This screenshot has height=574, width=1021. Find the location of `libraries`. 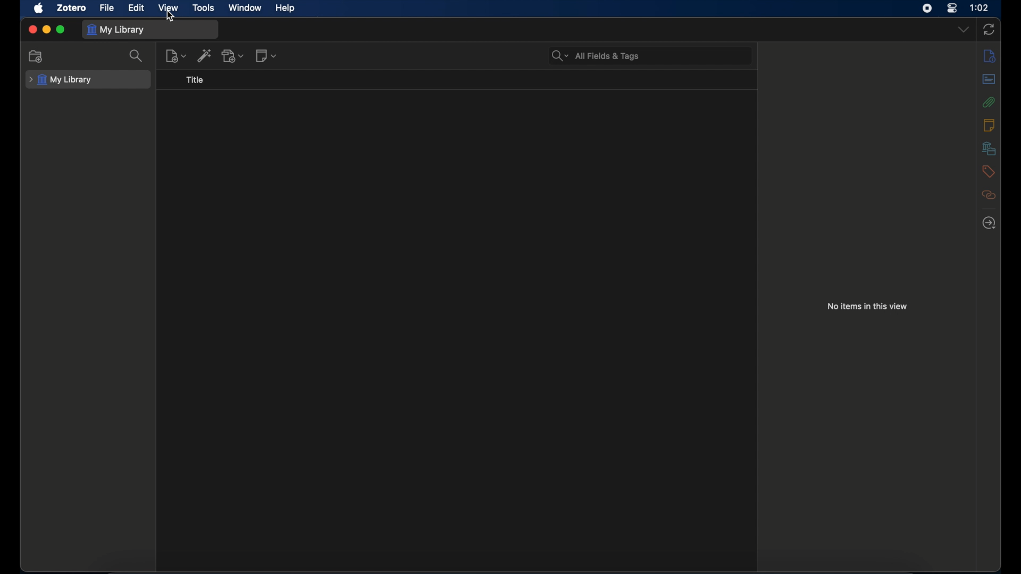

libraries is located at coordinates (989, 148).